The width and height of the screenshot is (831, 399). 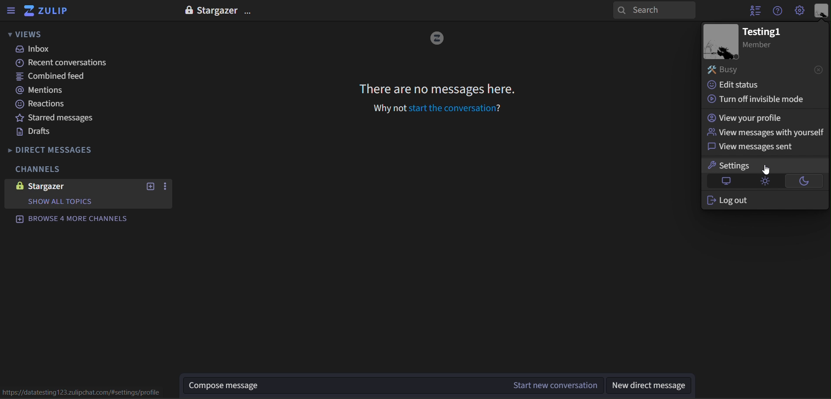 I want to click on combined feed, so click(x=52, y=77).